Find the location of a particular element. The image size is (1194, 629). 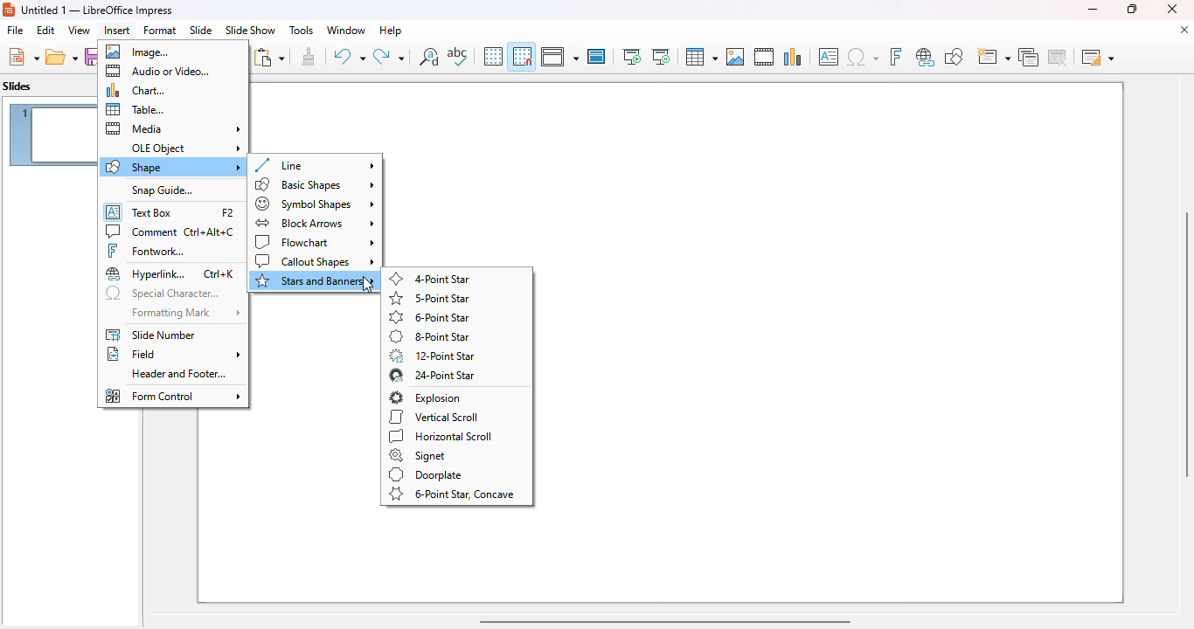

basic shapes is located at coordinates (316, 184).